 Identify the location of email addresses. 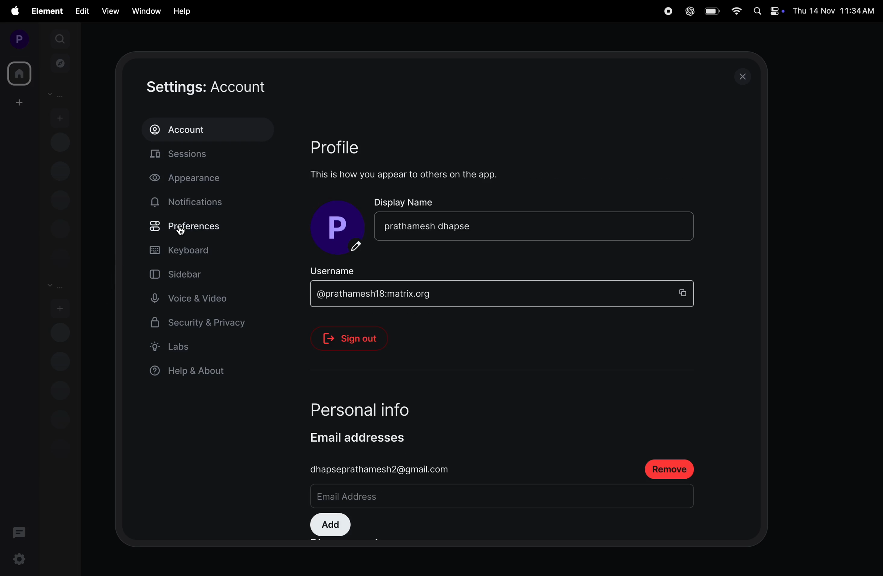
(372, 438).